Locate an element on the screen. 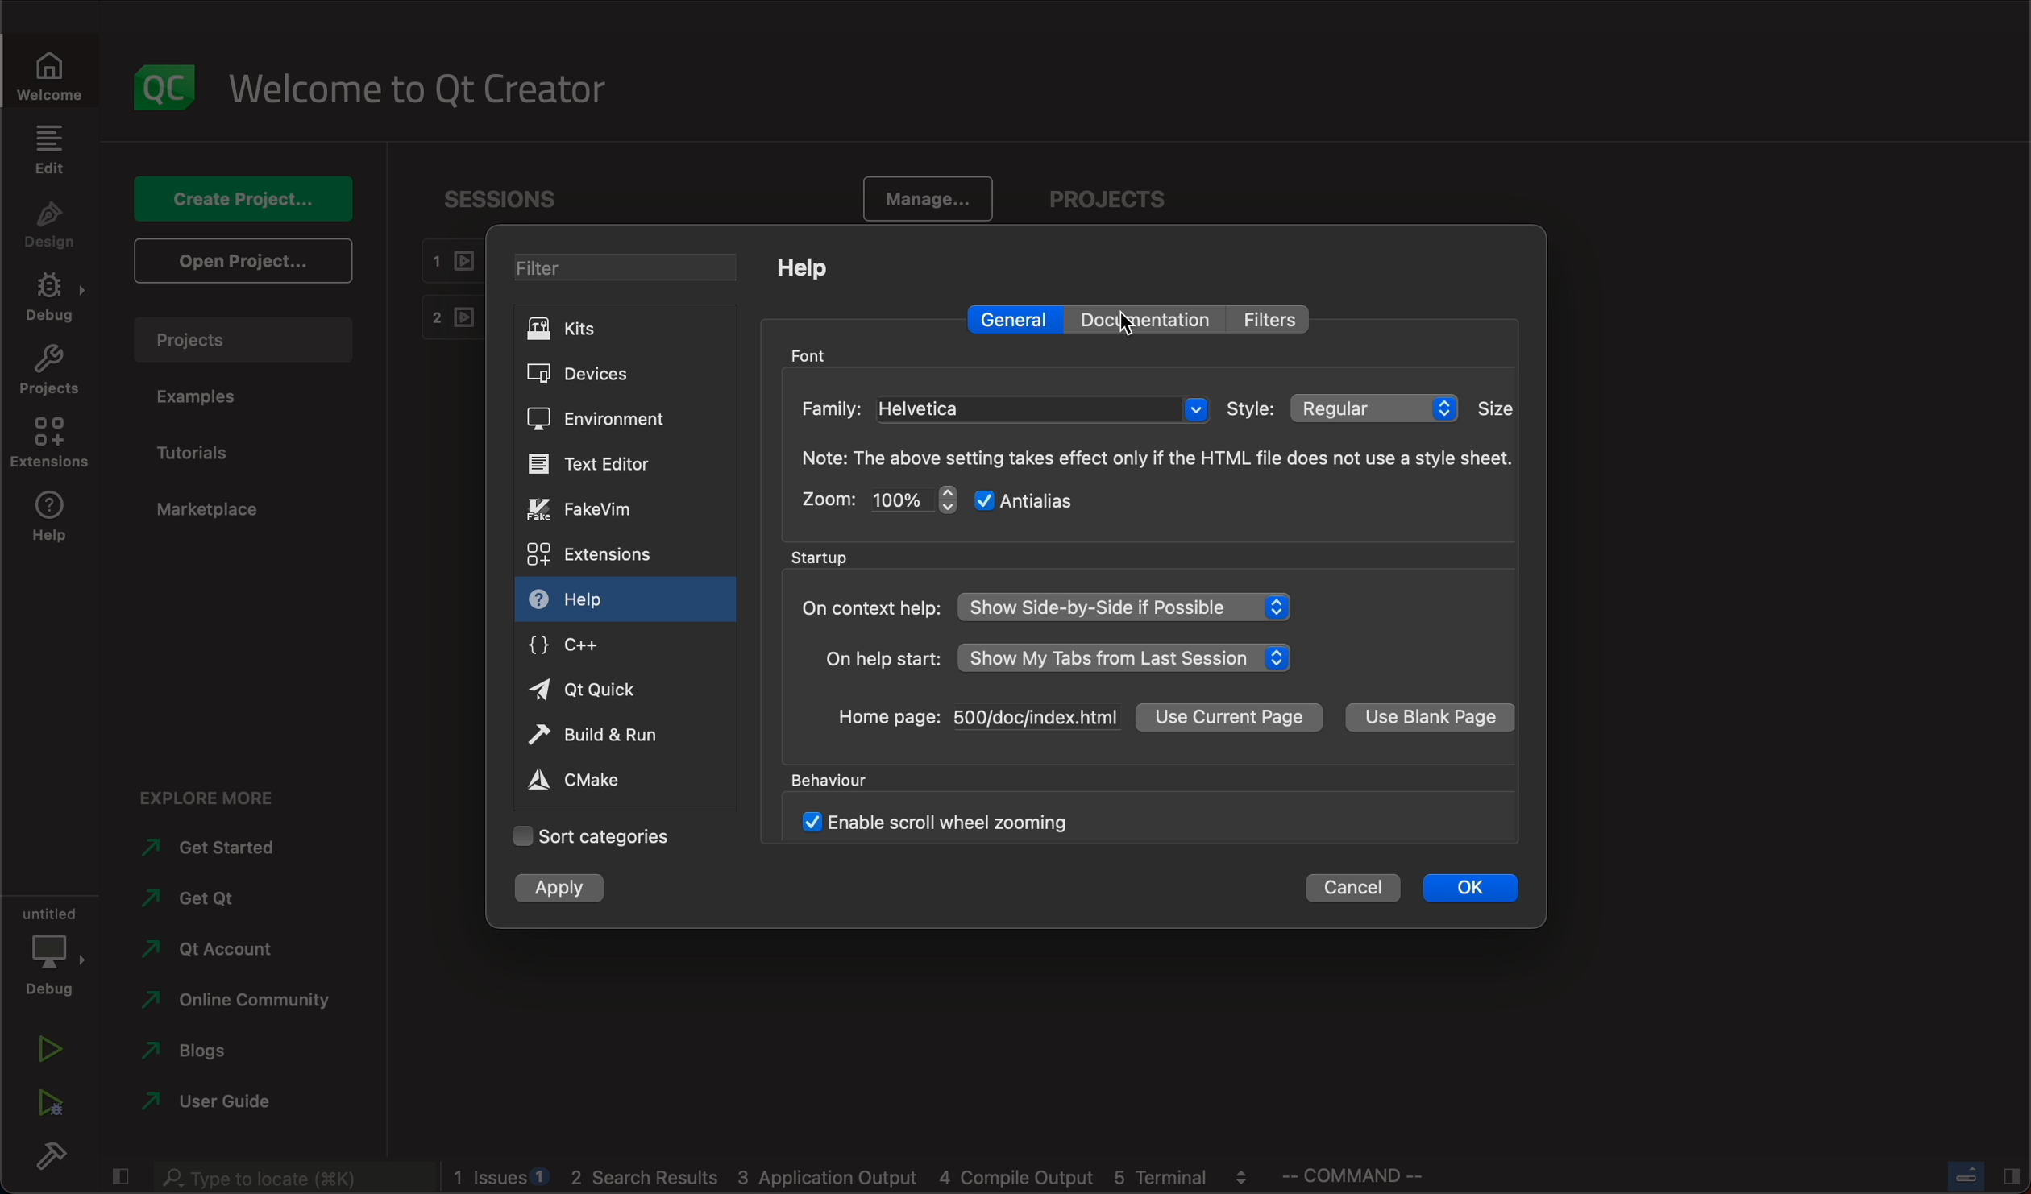 The image size is (2031, 1194). context help is located at coordinates (1051, 608).